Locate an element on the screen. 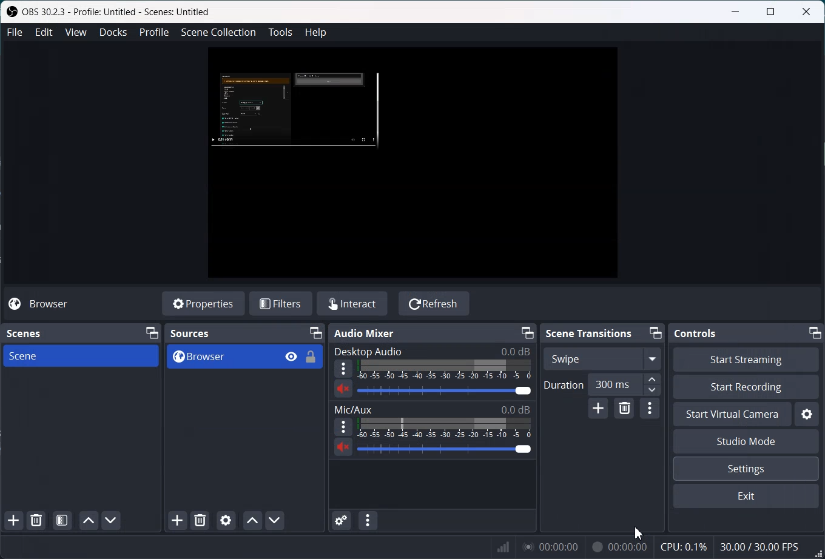 The width and height of the screenshot is (825, 559). Mic/Aux 0.0 dB is located at coordinates (431, 408).